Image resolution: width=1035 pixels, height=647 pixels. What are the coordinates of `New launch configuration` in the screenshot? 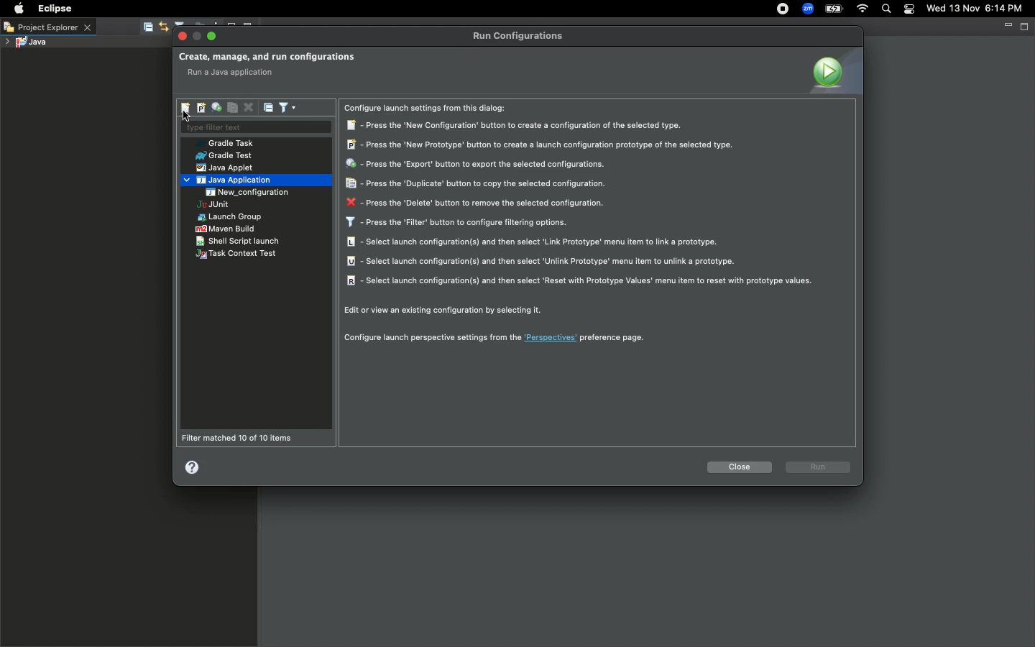 It's located at (186, 108).